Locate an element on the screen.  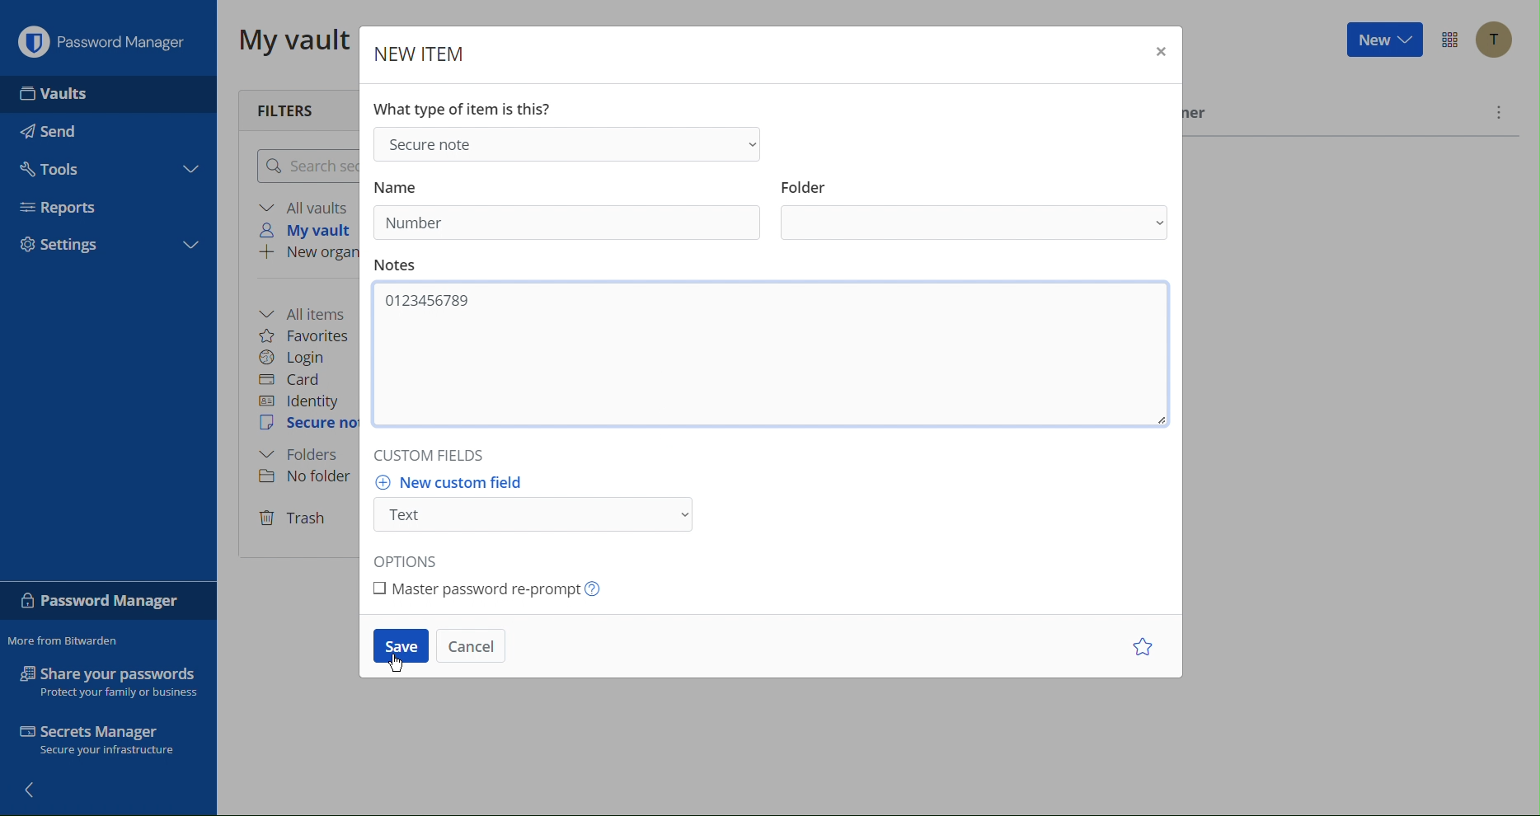
Owner is located at coordinates (1200, 116).